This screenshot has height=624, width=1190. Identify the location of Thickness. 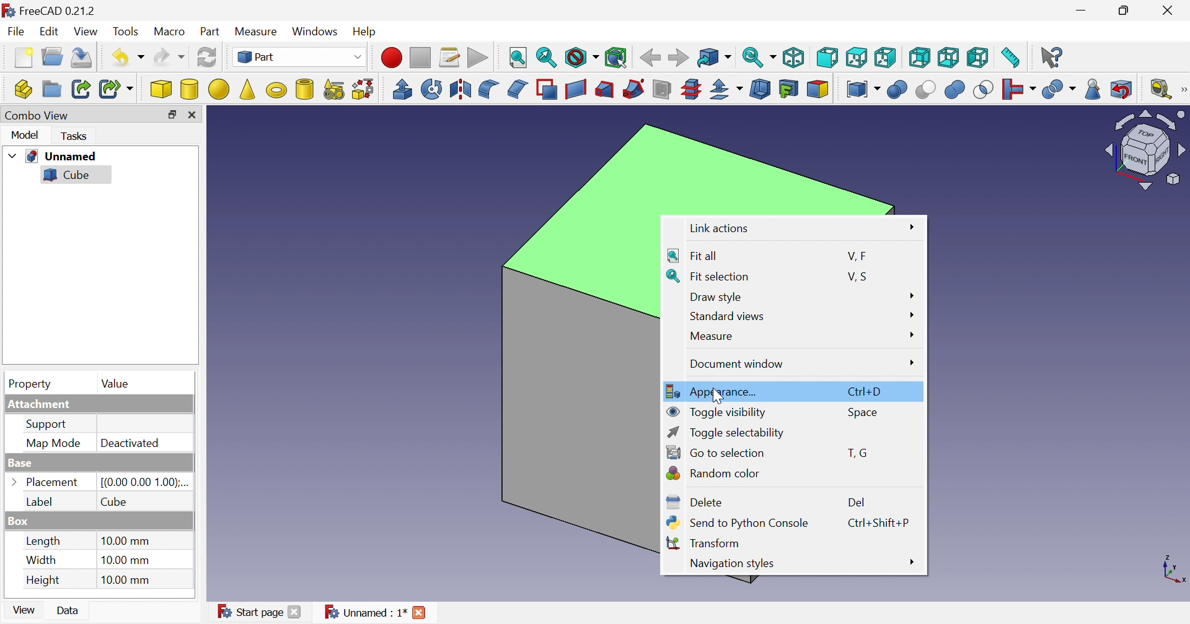
(760, 87).